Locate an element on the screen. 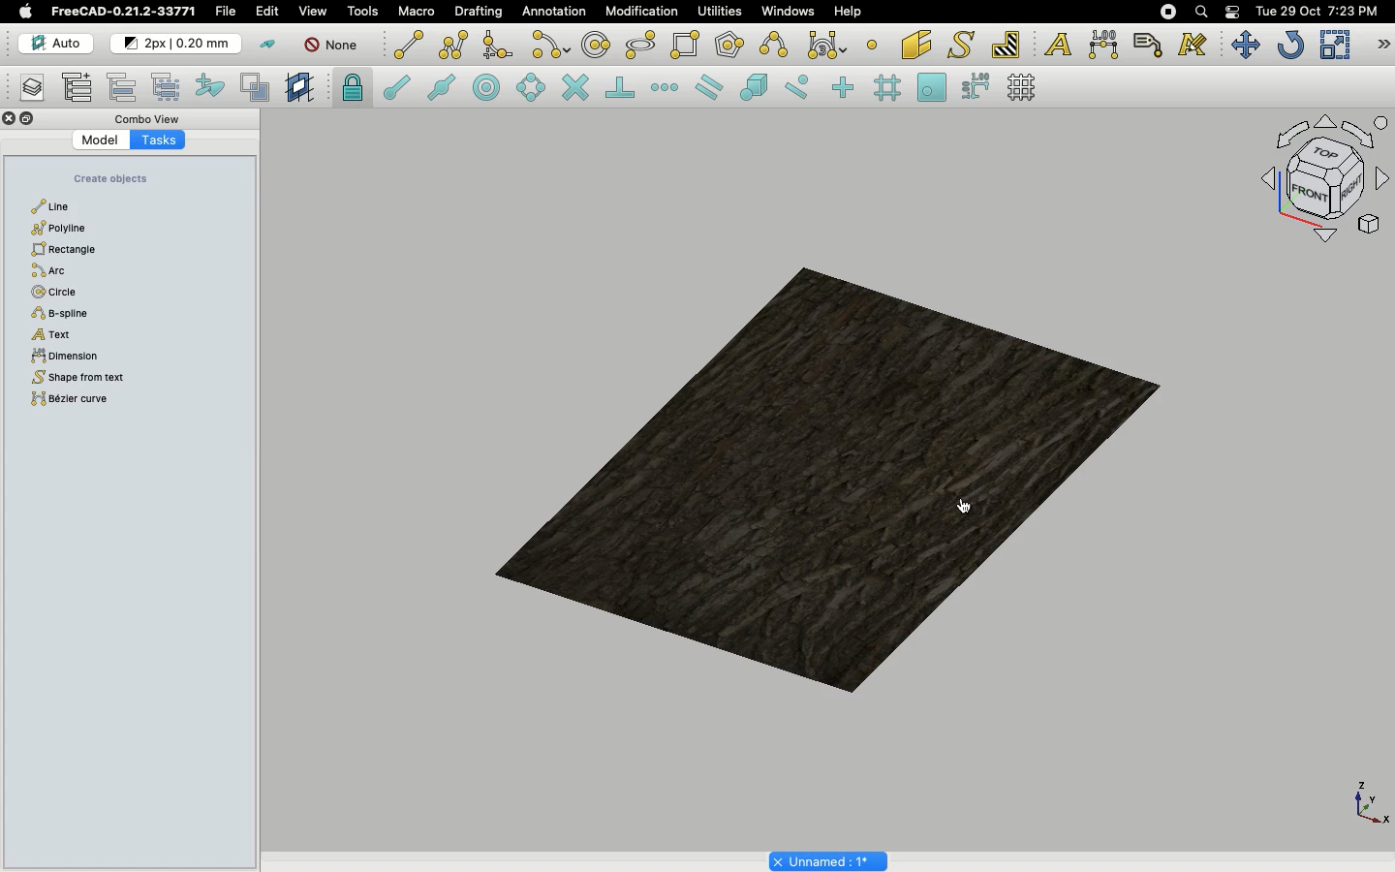 This screenshot has height=872, width=1395. Text is located at coordinates (1058, 43).